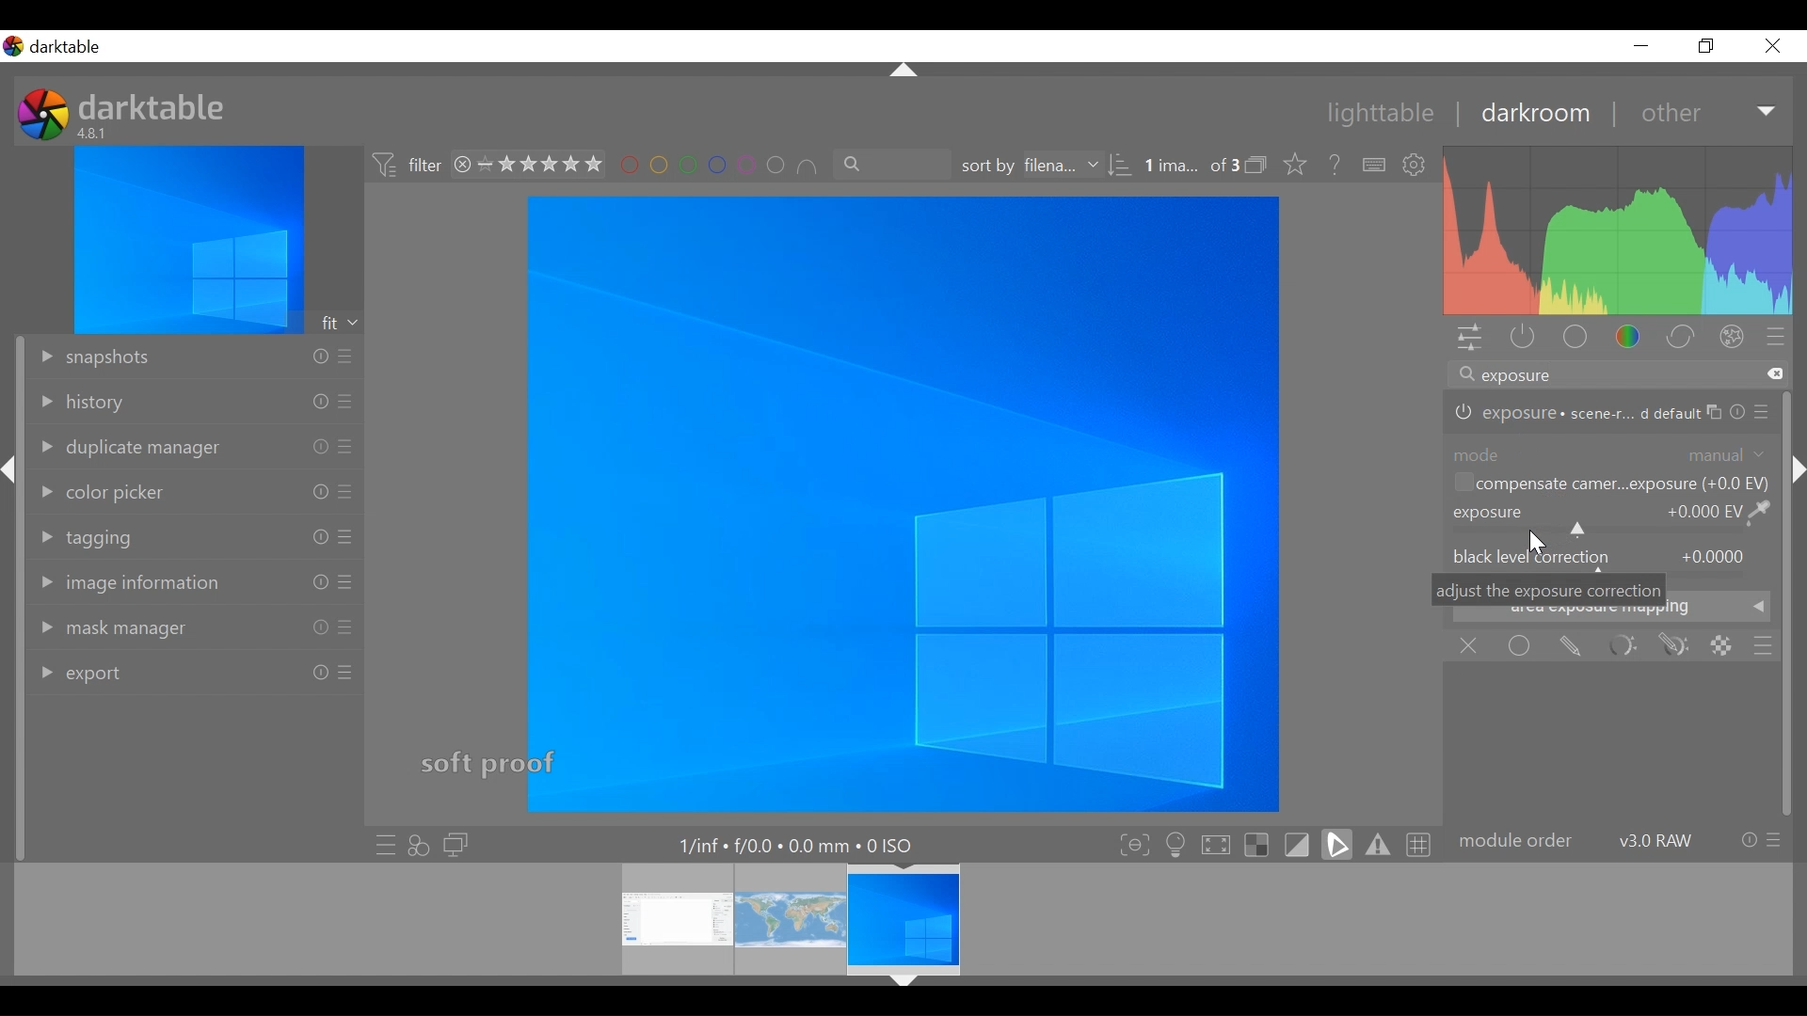  Describe the element at coordinates (319, 357) in the screenshot. I see `info` at that location.